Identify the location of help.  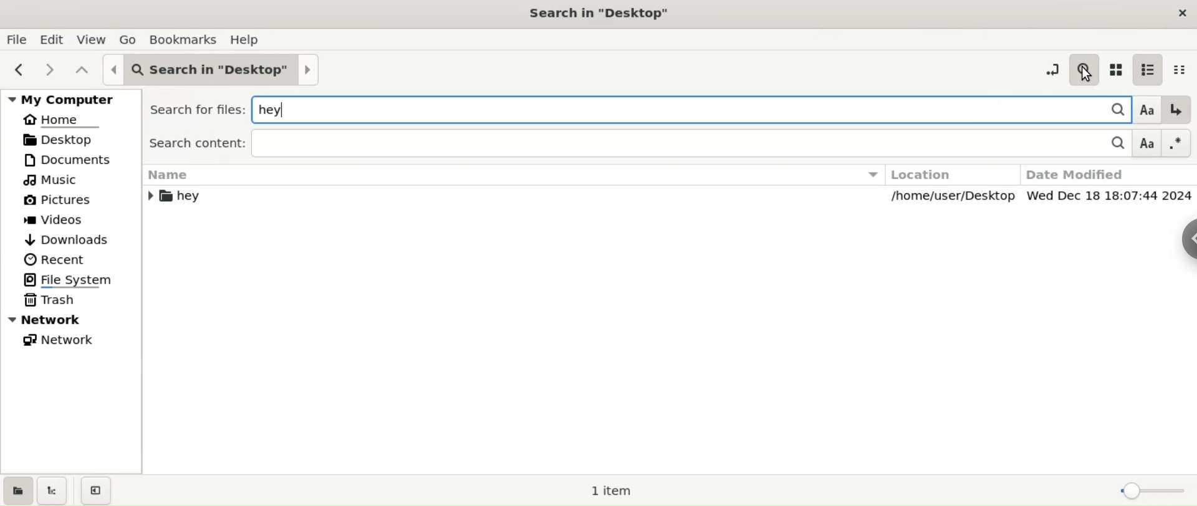
(248, 40).